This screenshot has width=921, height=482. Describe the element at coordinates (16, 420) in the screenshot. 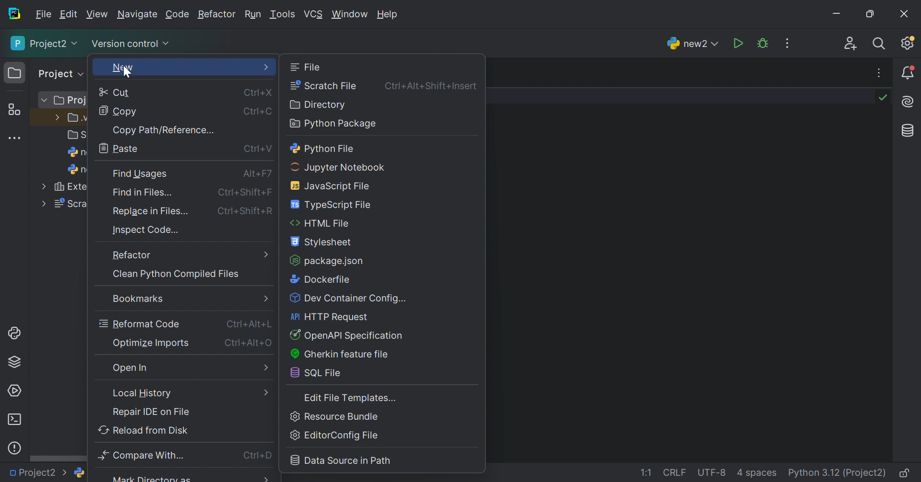

I see `terminal` at that location.